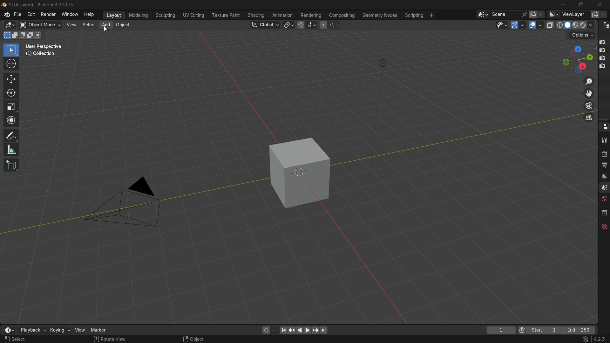 This screenshot has width=610, height=343. Describe the element at coordinates (568, 25) in the screenshot. I see `solid` at that location.